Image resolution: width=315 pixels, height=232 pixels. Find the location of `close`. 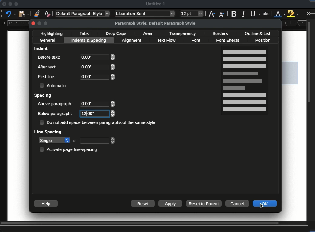

close is located at coordinates (4, 4).